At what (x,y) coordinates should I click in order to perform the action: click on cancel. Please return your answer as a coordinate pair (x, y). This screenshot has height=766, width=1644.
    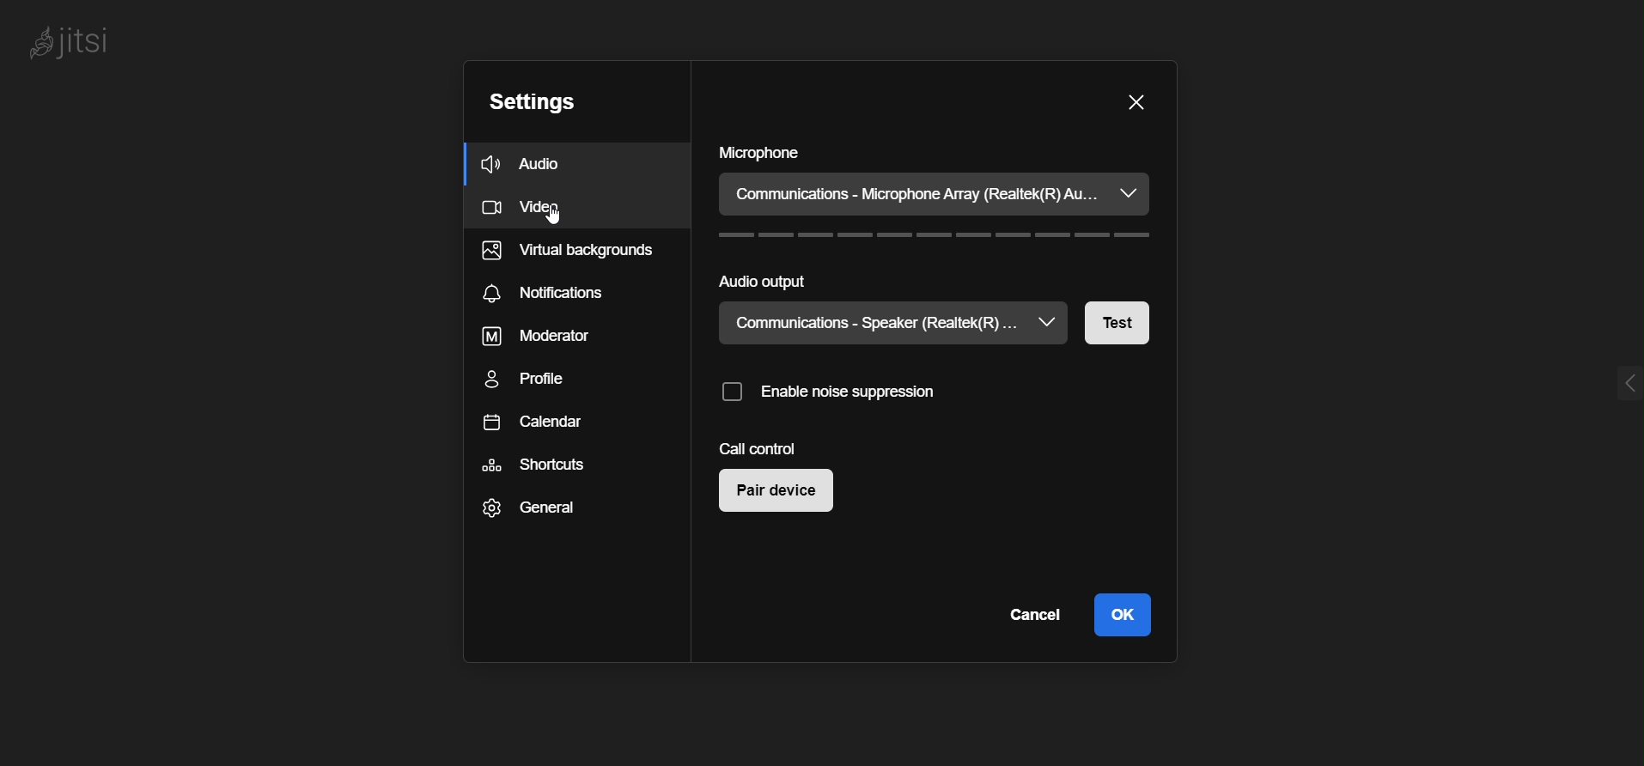
    Looking at the image, I should click on (1030, 616).